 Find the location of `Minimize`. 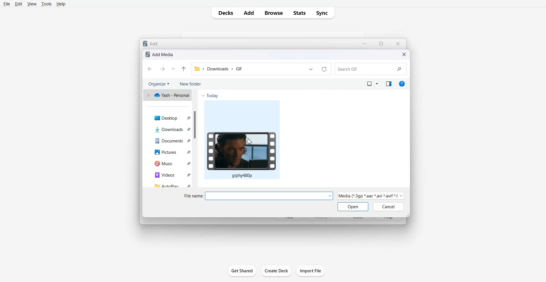

Minimize is located at coordinates (365, 43).